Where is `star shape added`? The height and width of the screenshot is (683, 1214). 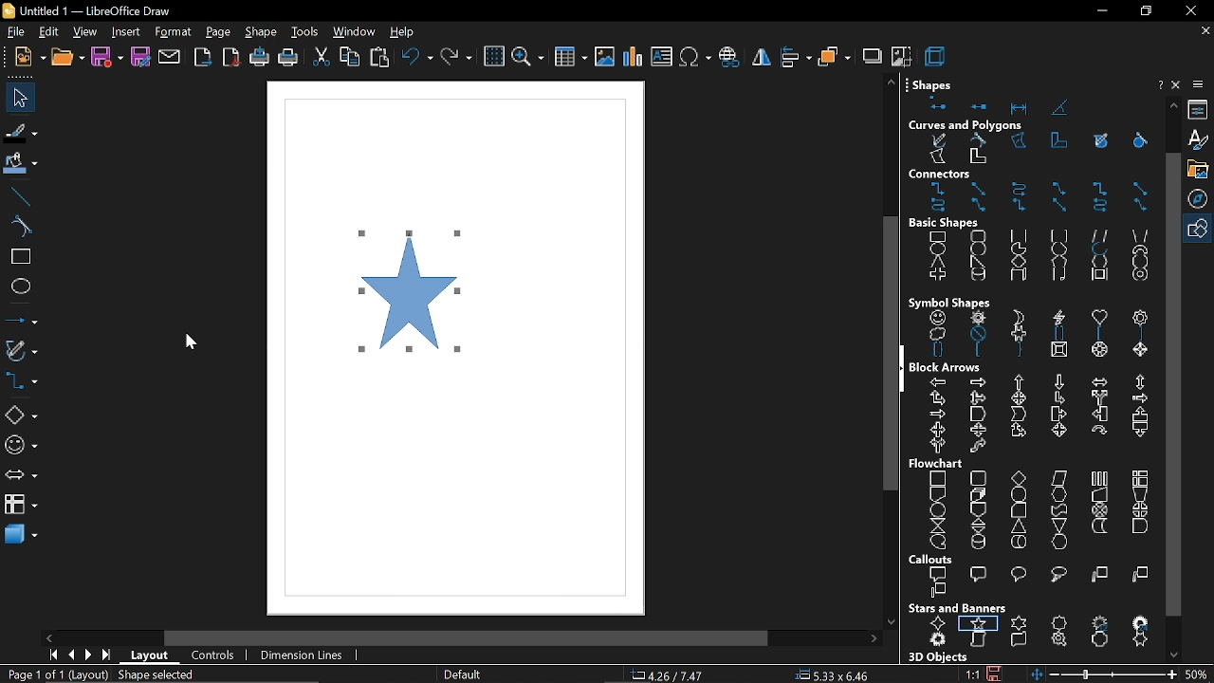 star shape added is located at coordinates (402, 286).